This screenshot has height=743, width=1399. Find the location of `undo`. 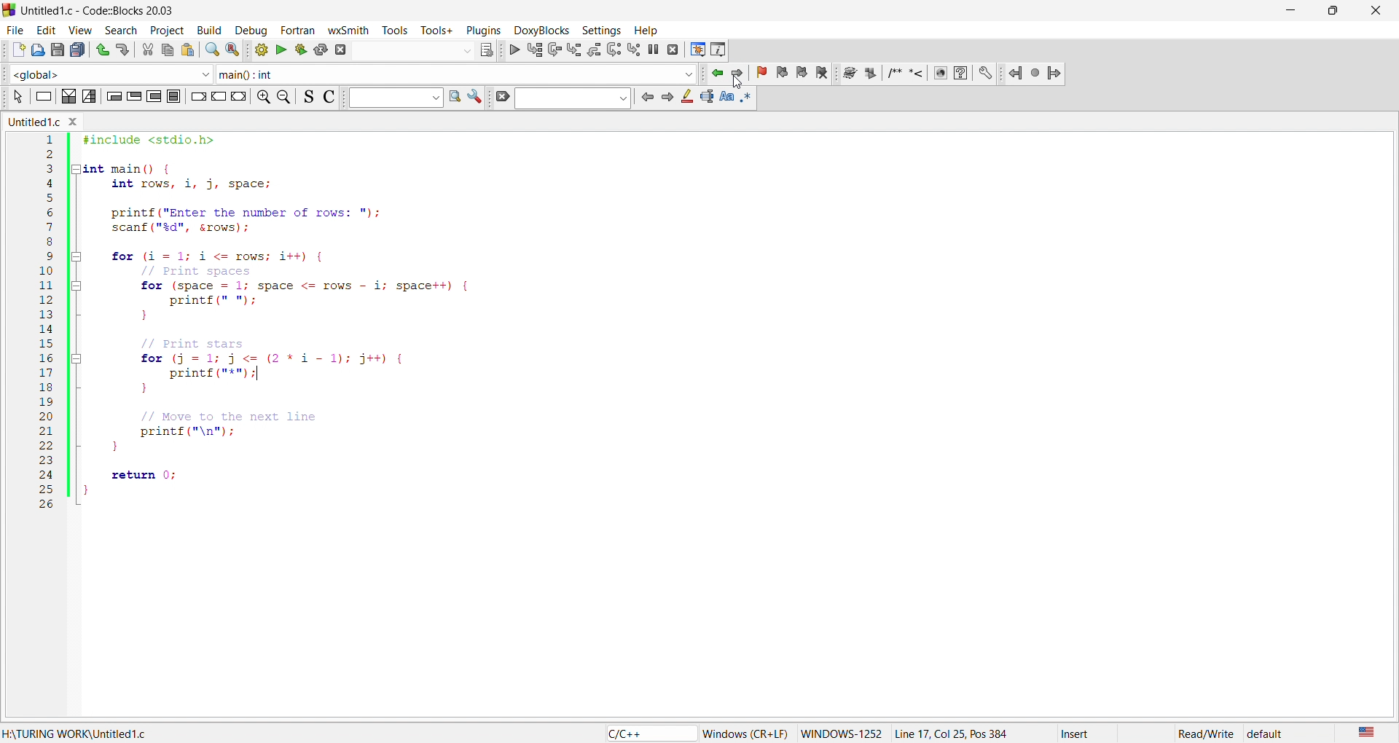

undo is located at coordinates (100, 49).